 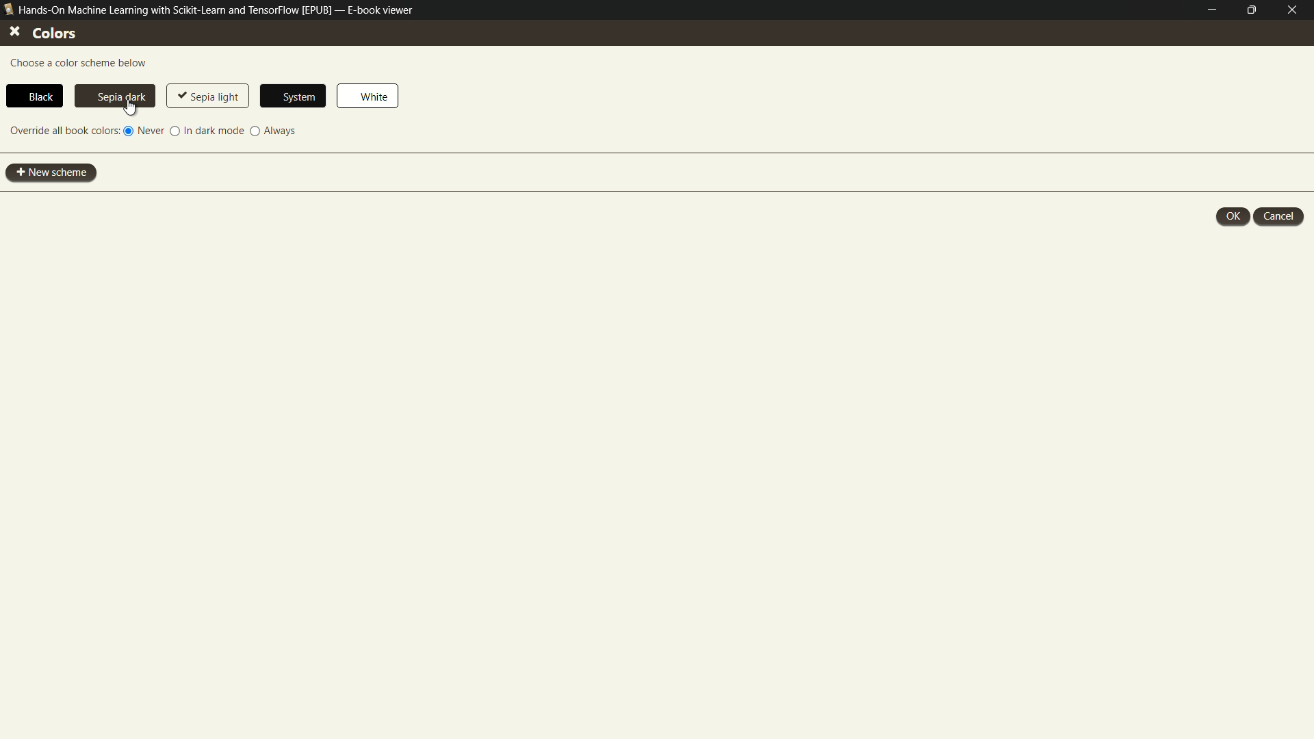 What do you see at coordinates (52, 173) in the screenshot?
I see `new scheme` at bounding box center [52, 173].